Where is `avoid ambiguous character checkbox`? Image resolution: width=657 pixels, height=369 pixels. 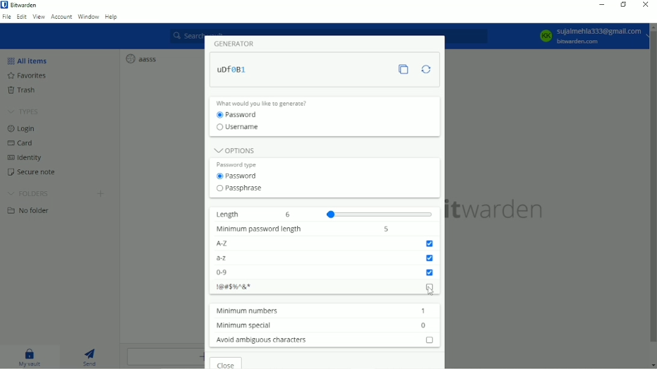 avoid ambiguous character checkbox is located at coordinates (428, 340).